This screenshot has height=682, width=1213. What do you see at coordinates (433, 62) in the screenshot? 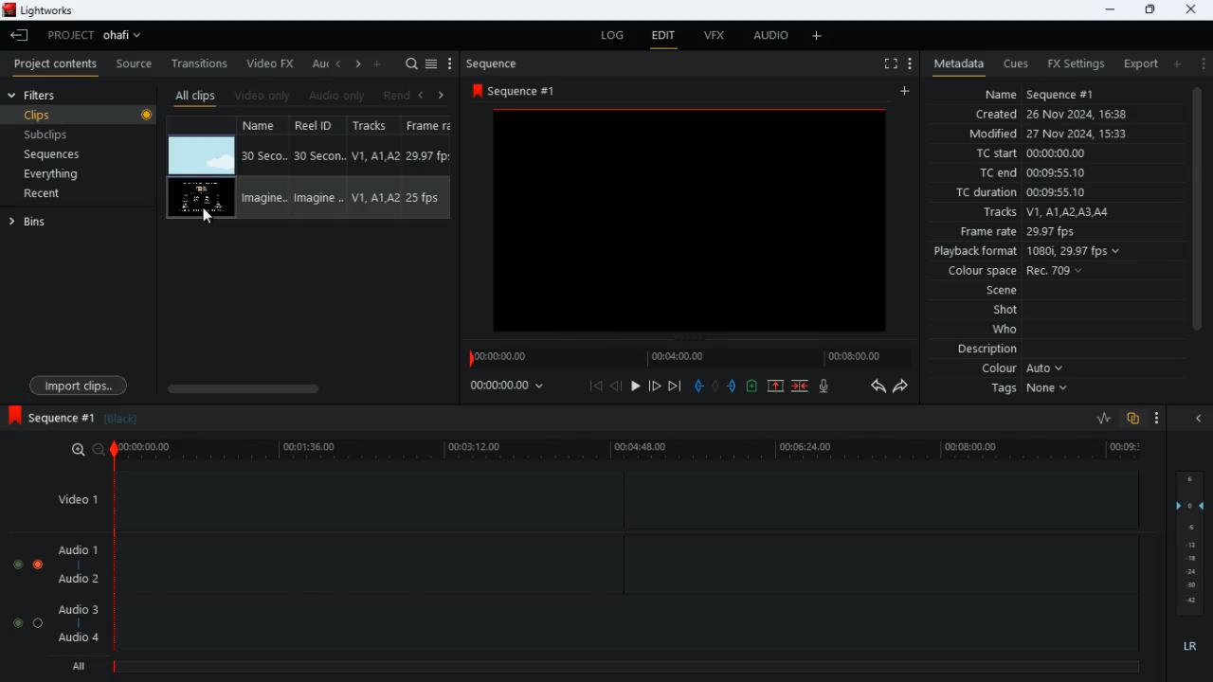
I see `menu` at bounding box center [433, 62].